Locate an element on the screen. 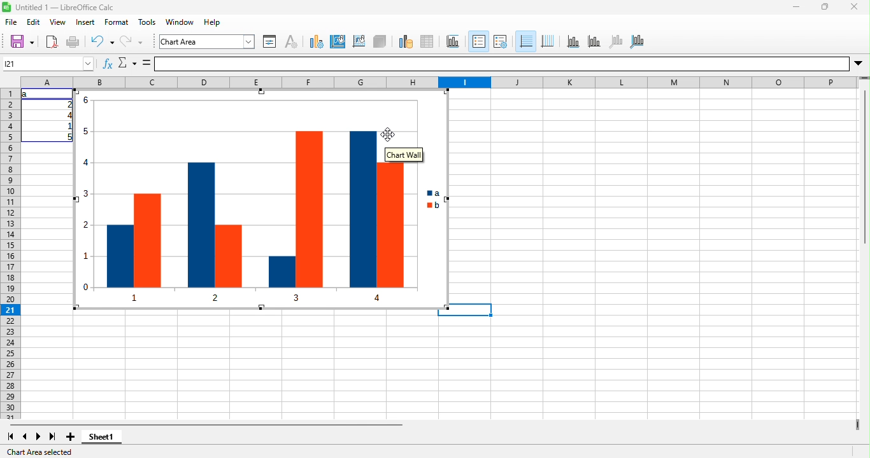  previous sheet is located at coordinates (24, 436).